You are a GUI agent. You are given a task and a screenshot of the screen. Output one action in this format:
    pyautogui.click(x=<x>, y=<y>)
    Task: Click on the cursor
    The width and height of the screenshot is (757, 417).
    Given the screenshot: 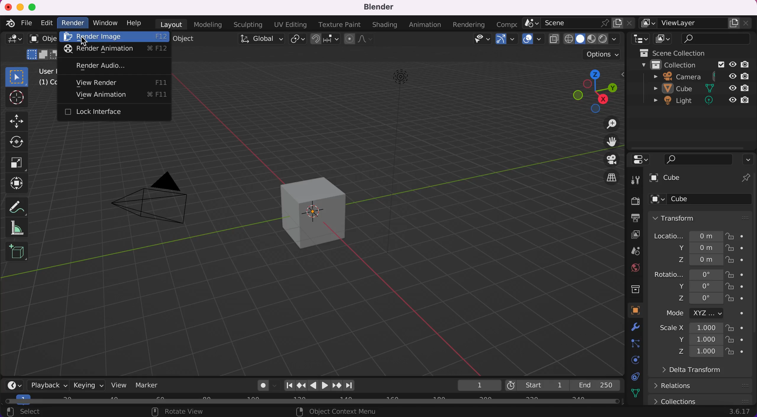 What is the action you would take?
    pyautogui.click(x=17, y=98)
    